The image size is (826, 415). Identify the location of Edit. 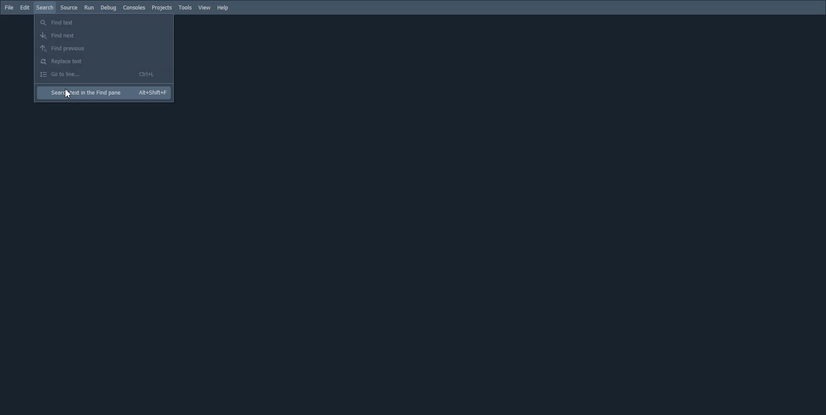
(25, 7).